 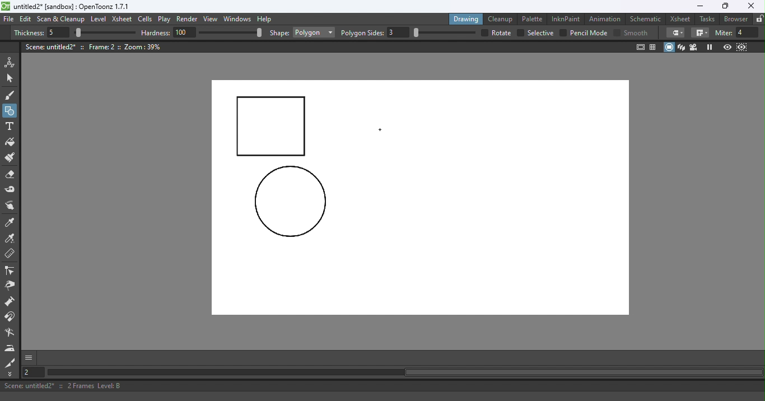 What do you see at coordinates (72, 7) in the screenshot?
I see `File name` at bounding box center [72, 7].